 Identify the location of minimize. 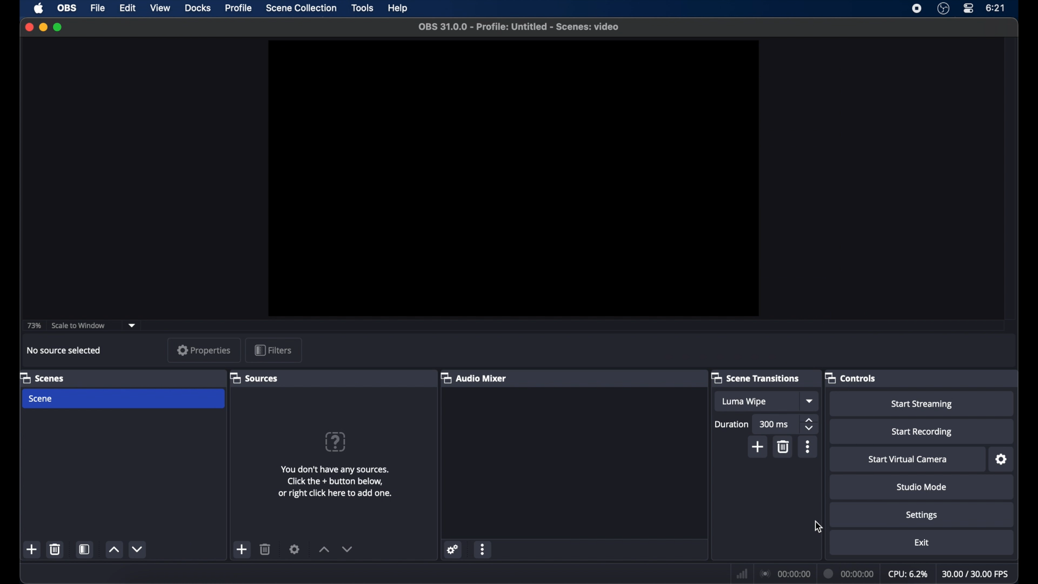
(43, 27).